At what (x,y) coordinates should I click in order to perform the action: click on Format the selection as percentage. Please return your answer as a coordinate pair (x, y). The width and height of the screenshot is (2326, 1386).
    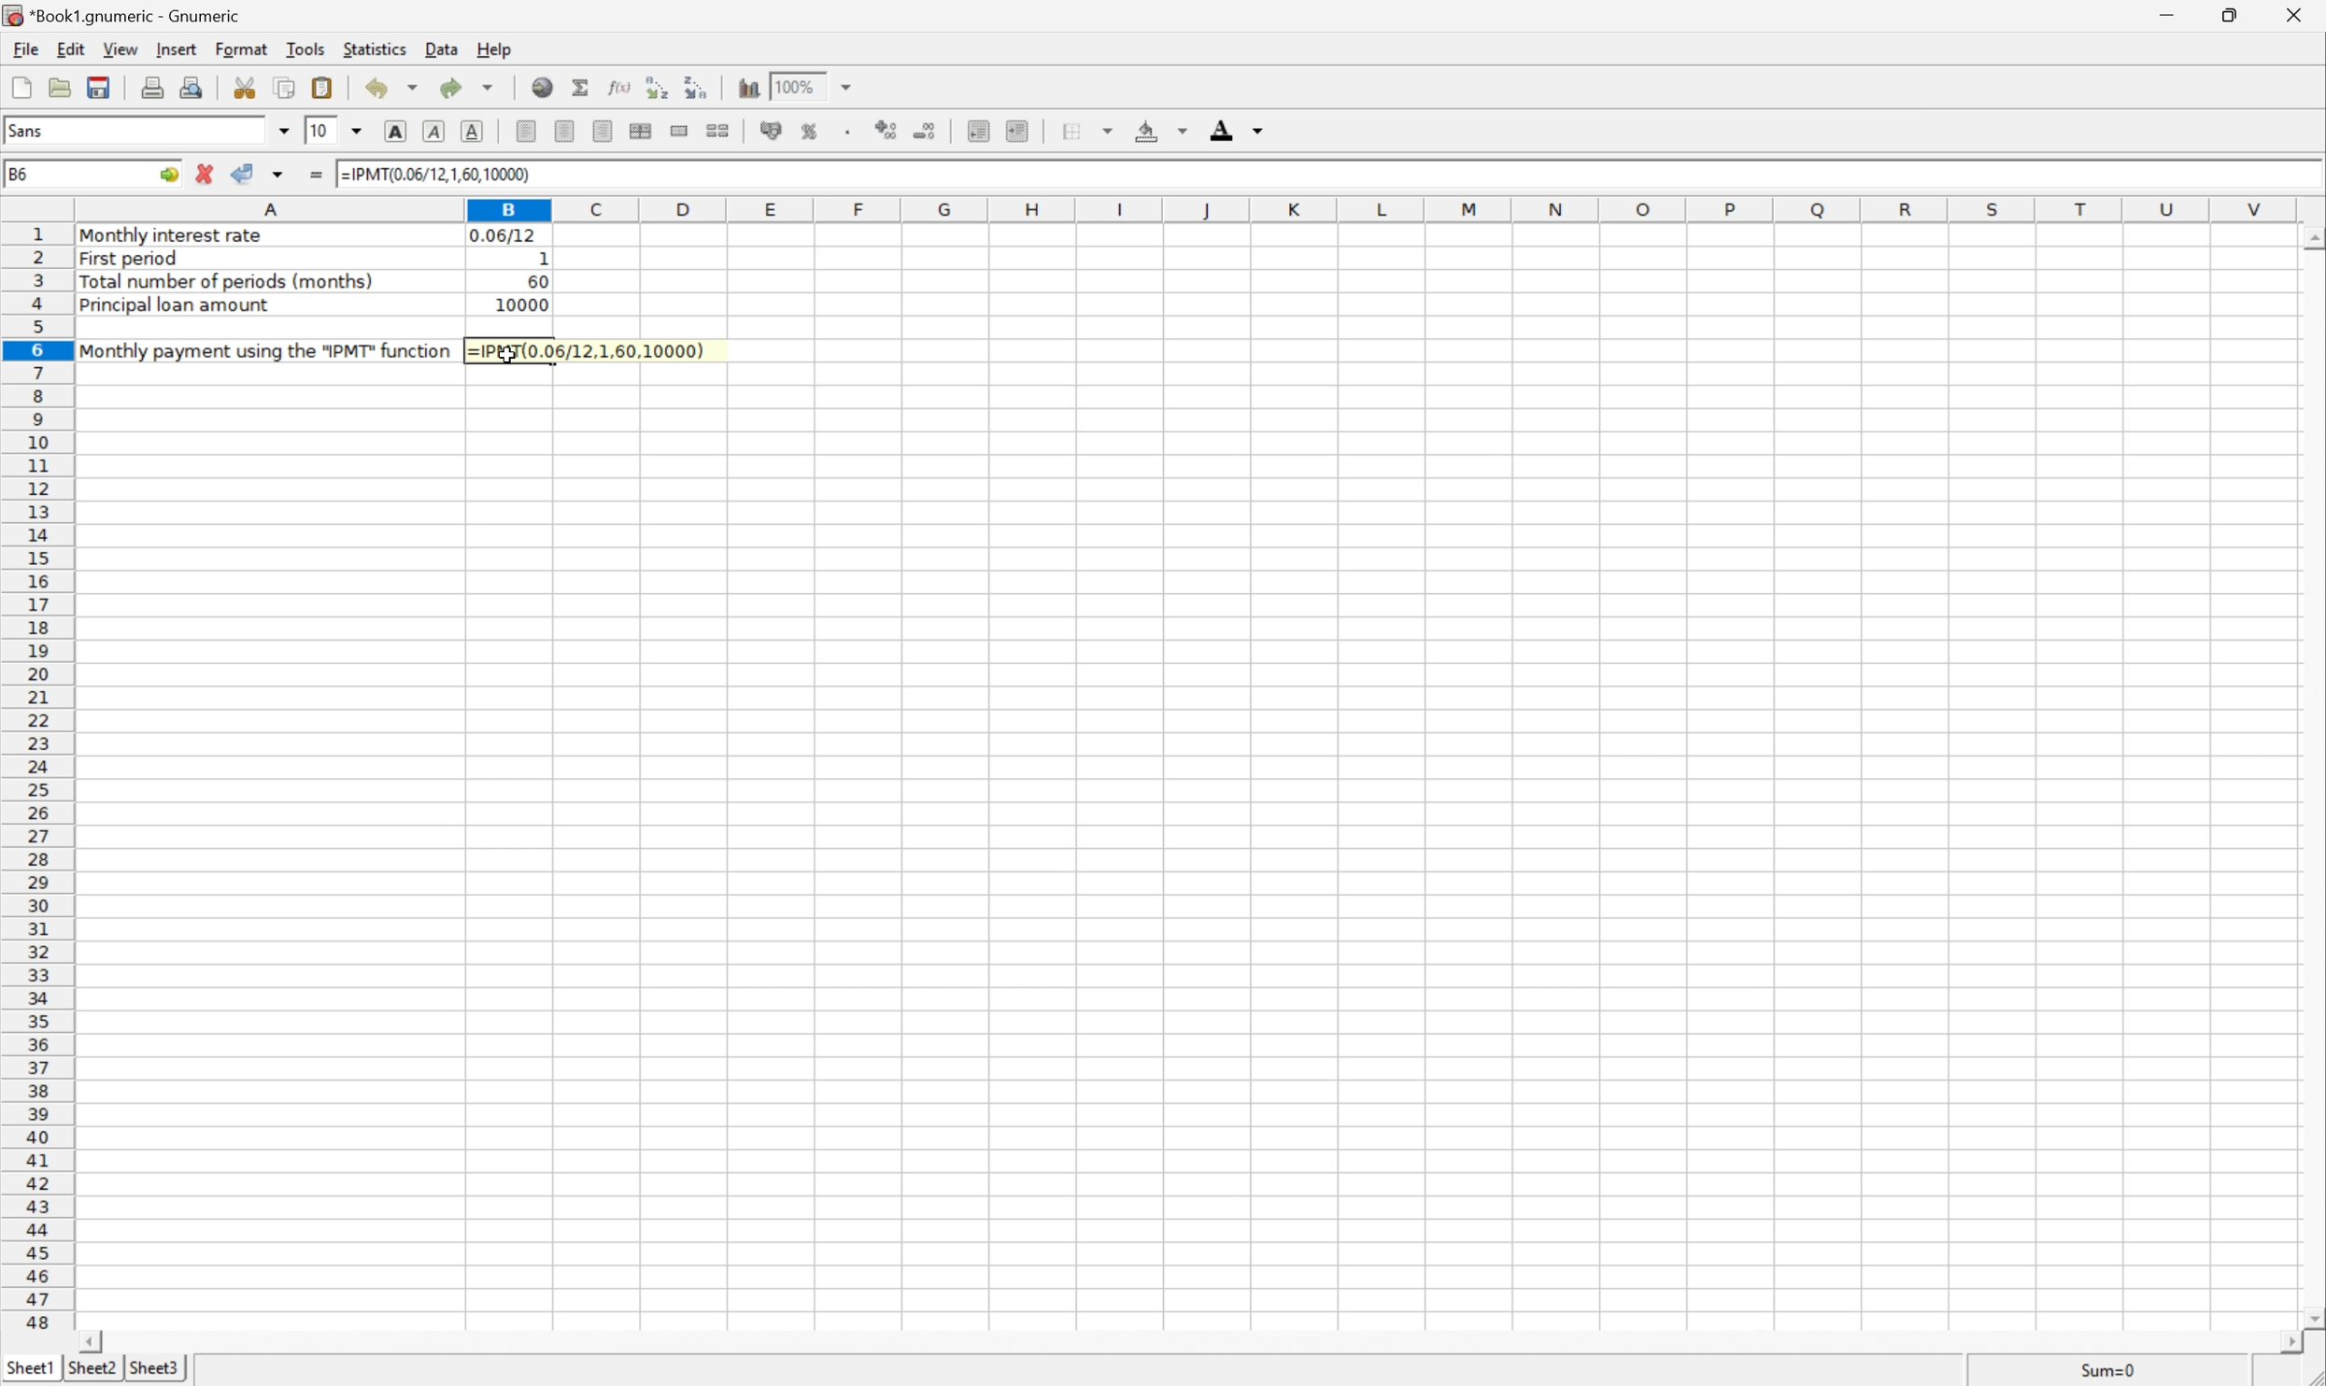
    Looking at the image, I should click on (810, 131).